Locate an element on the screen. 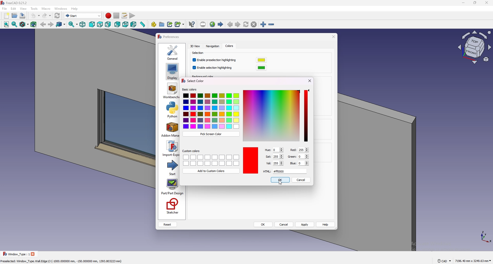  front is located at coordinates (92, 25).